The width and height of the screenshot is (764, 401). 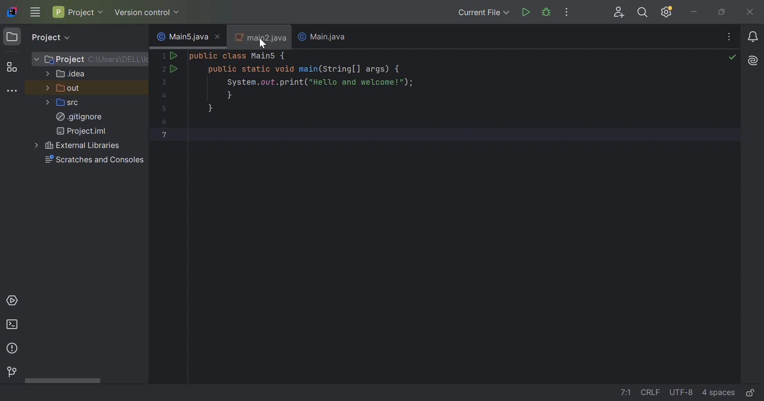 What do you see at coordinates (72, 74) in the screenshot?
I see `.idea` at bounding box center [72, 74].